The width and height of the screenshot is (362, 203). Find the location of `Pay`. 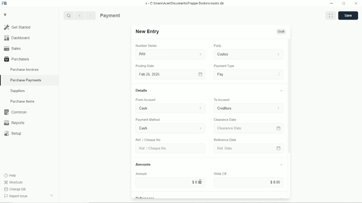

Pay is located at coordinates (249, 75).